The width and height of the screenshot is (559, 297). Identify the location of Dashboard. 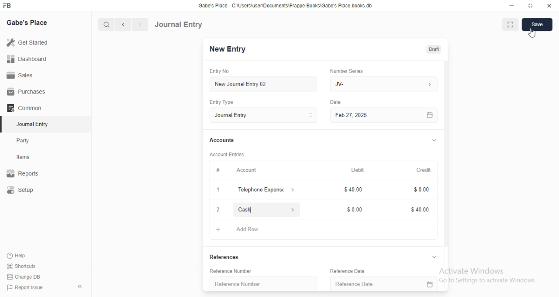
(27, 59).